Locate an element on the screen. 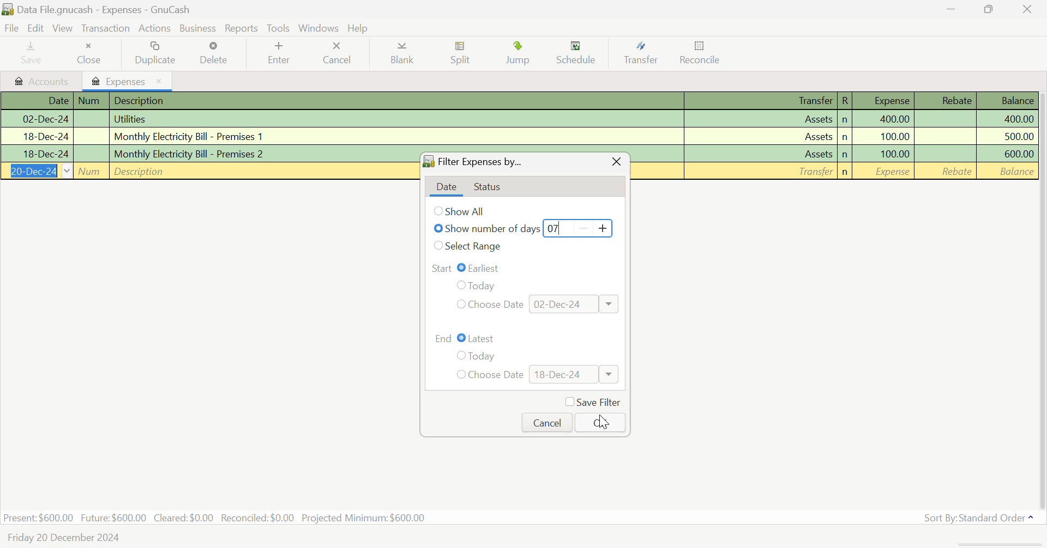  View is located at coordinates (63, 29).